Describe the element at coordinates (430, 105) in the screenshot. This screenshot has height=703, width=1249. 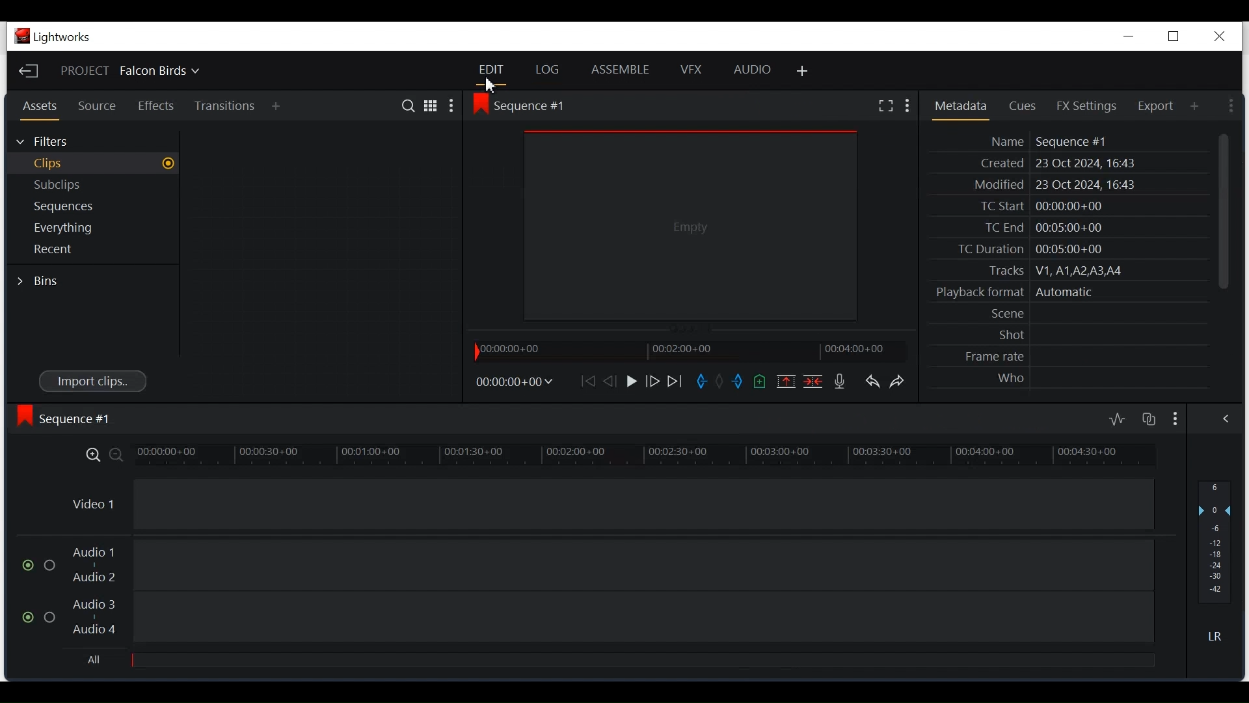
I see `Grid View` at that location.